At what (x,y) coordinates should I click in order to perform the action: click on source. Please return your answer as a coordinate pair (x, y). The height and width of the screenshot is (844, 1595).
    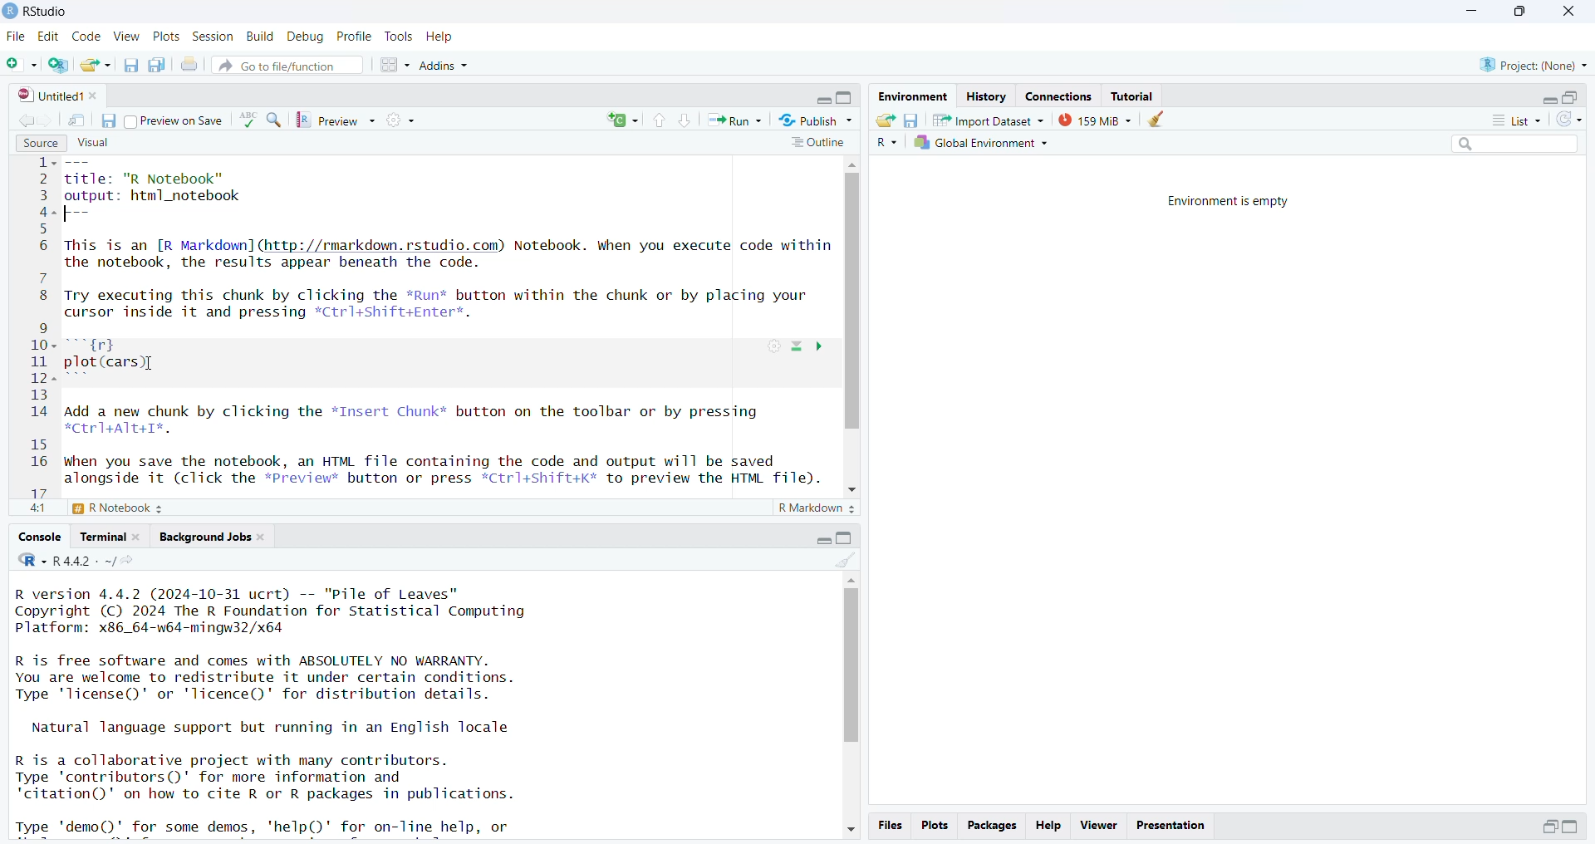
    Looking at the image, I should click on (451, 324).